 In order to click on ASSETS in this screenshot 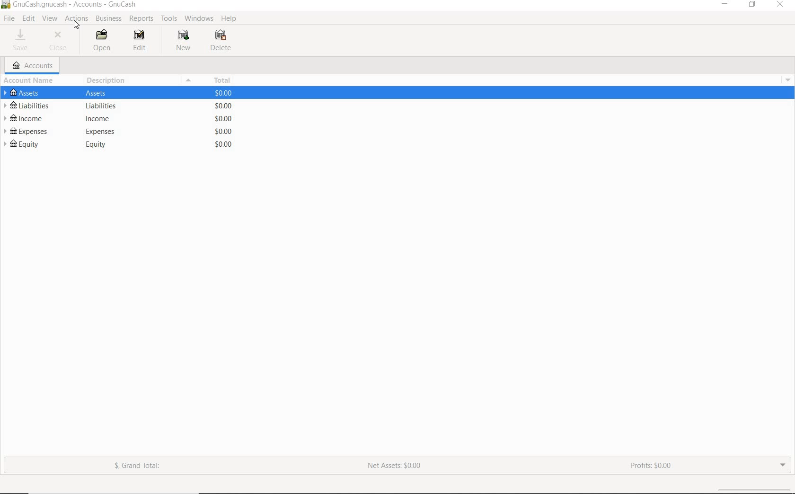, I will do `click(125, 93)`.